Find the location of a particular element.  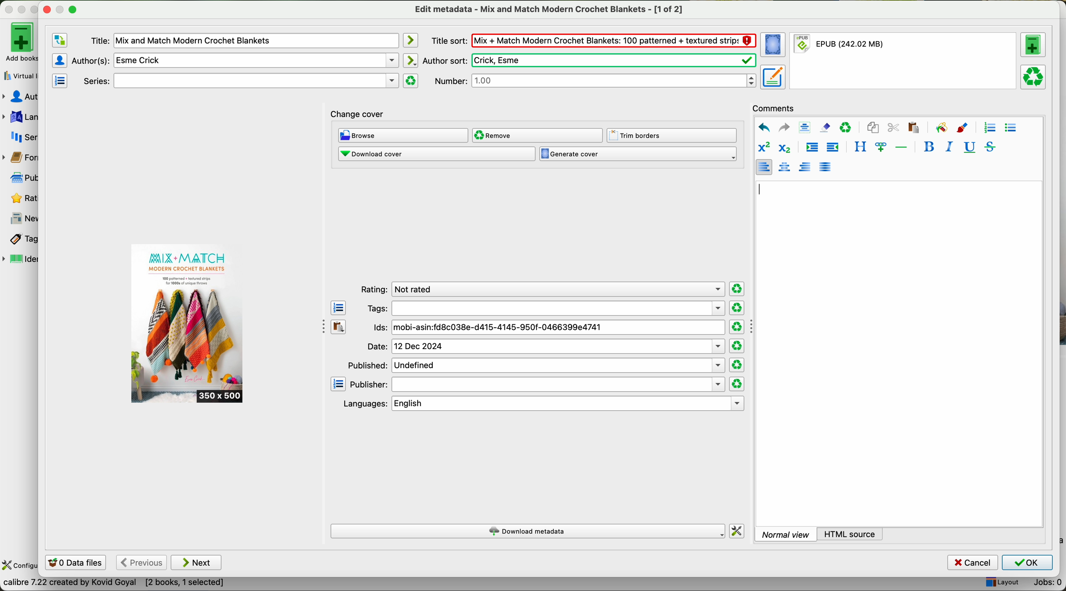

author sort is located at coordinates (588, 60).